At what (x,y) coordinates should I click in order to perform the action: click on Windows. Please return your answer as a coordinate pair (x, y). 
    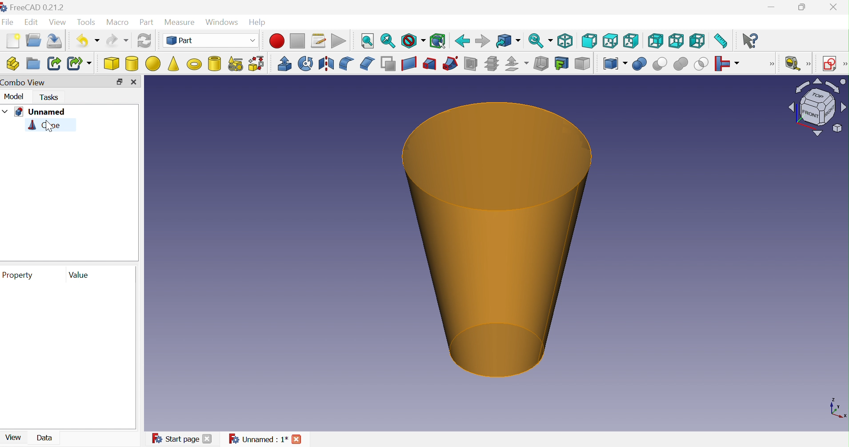
    Looking at the image, I should click on (222, 21).